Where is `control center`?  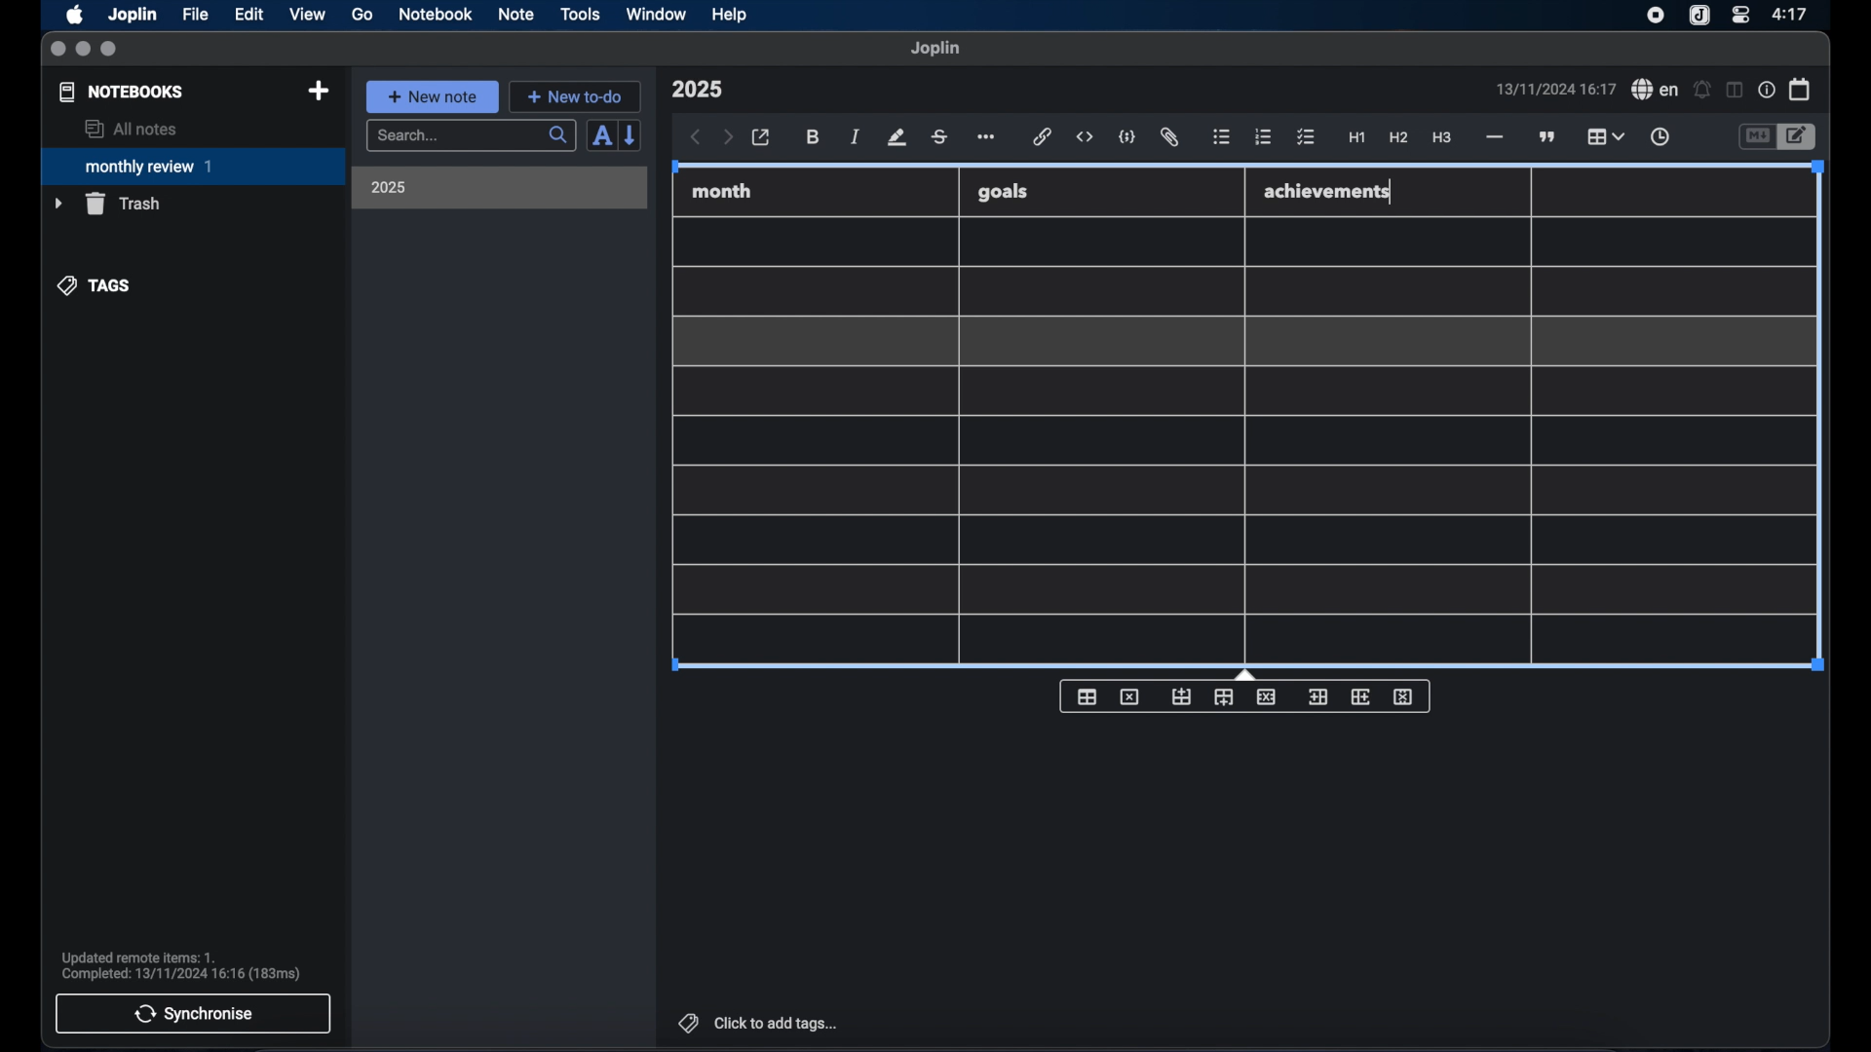 control center is located at coordinates (1739, 14).